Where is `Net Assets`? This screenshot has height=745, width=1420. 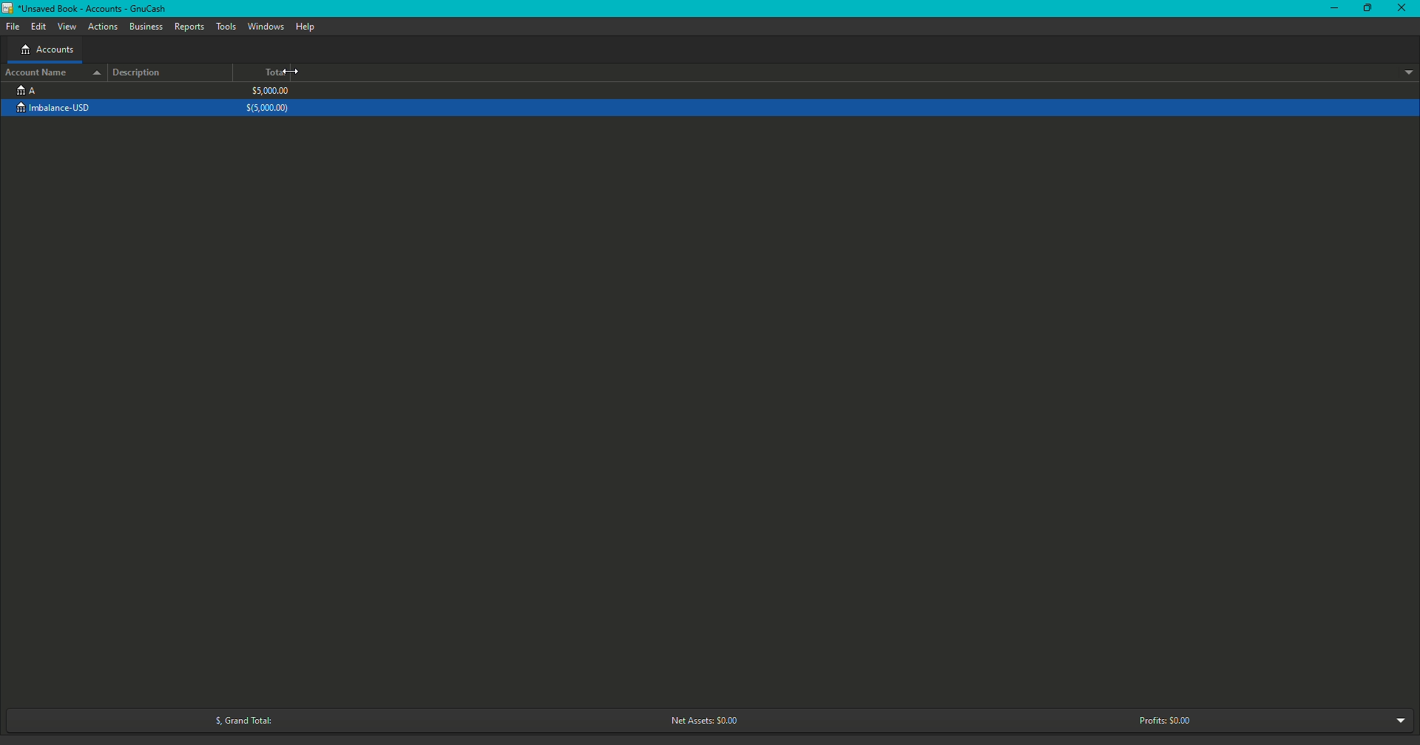
Net Assets is located at coordinates (700, 721).